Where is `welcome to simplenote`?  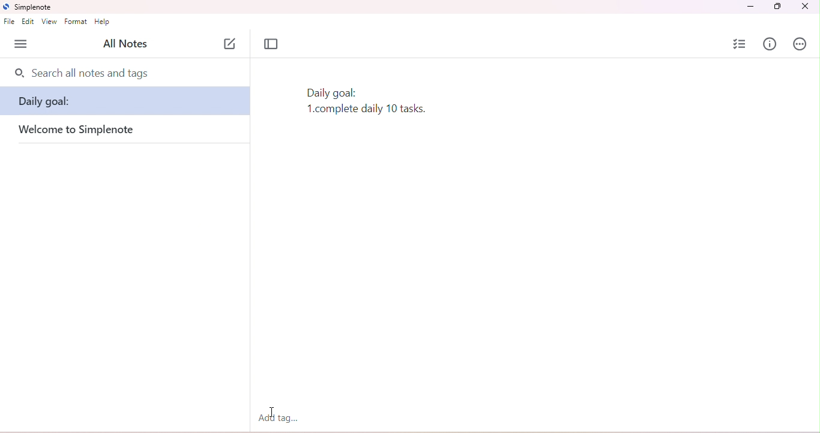
welcome to simplenote is located at coordinates (91, 131).